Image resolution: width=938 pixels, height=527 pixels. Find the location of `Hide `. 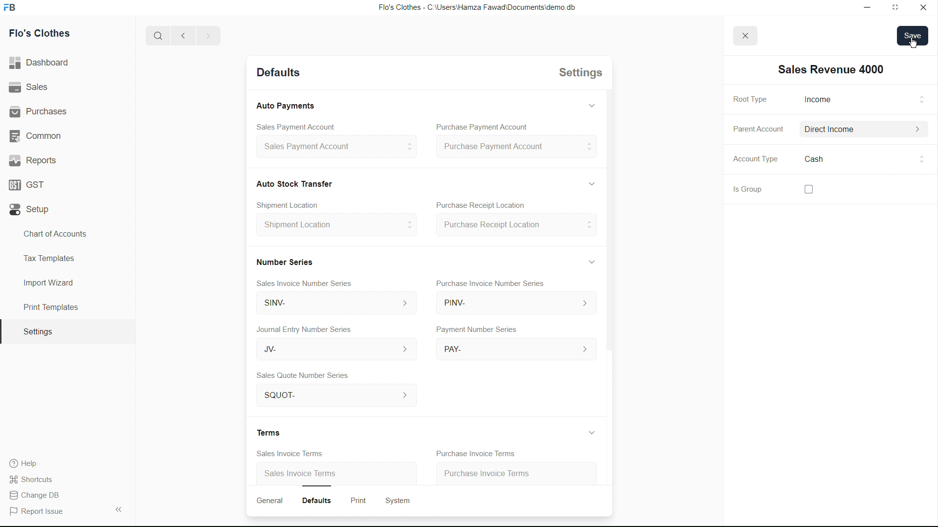

Hide  is located at coordinates (590, 432).